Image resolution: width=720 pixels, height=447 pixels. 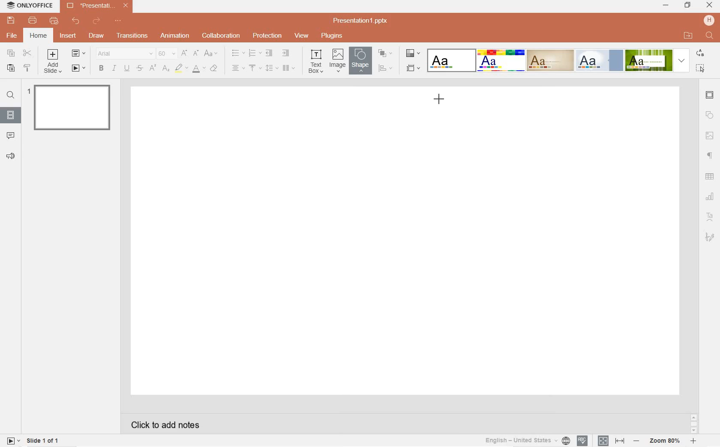 What do you see at coordinates (54, 21) in the screenshot?
I see `quick print` at bounding box center [54, 21].